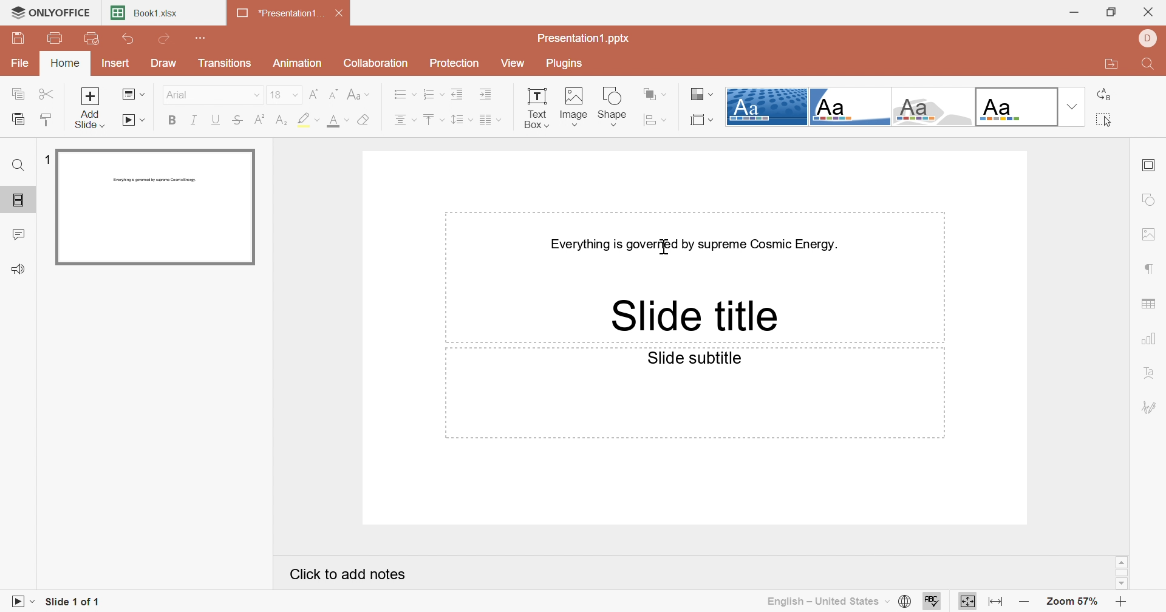  I want to click on 1, so click(46, 159).